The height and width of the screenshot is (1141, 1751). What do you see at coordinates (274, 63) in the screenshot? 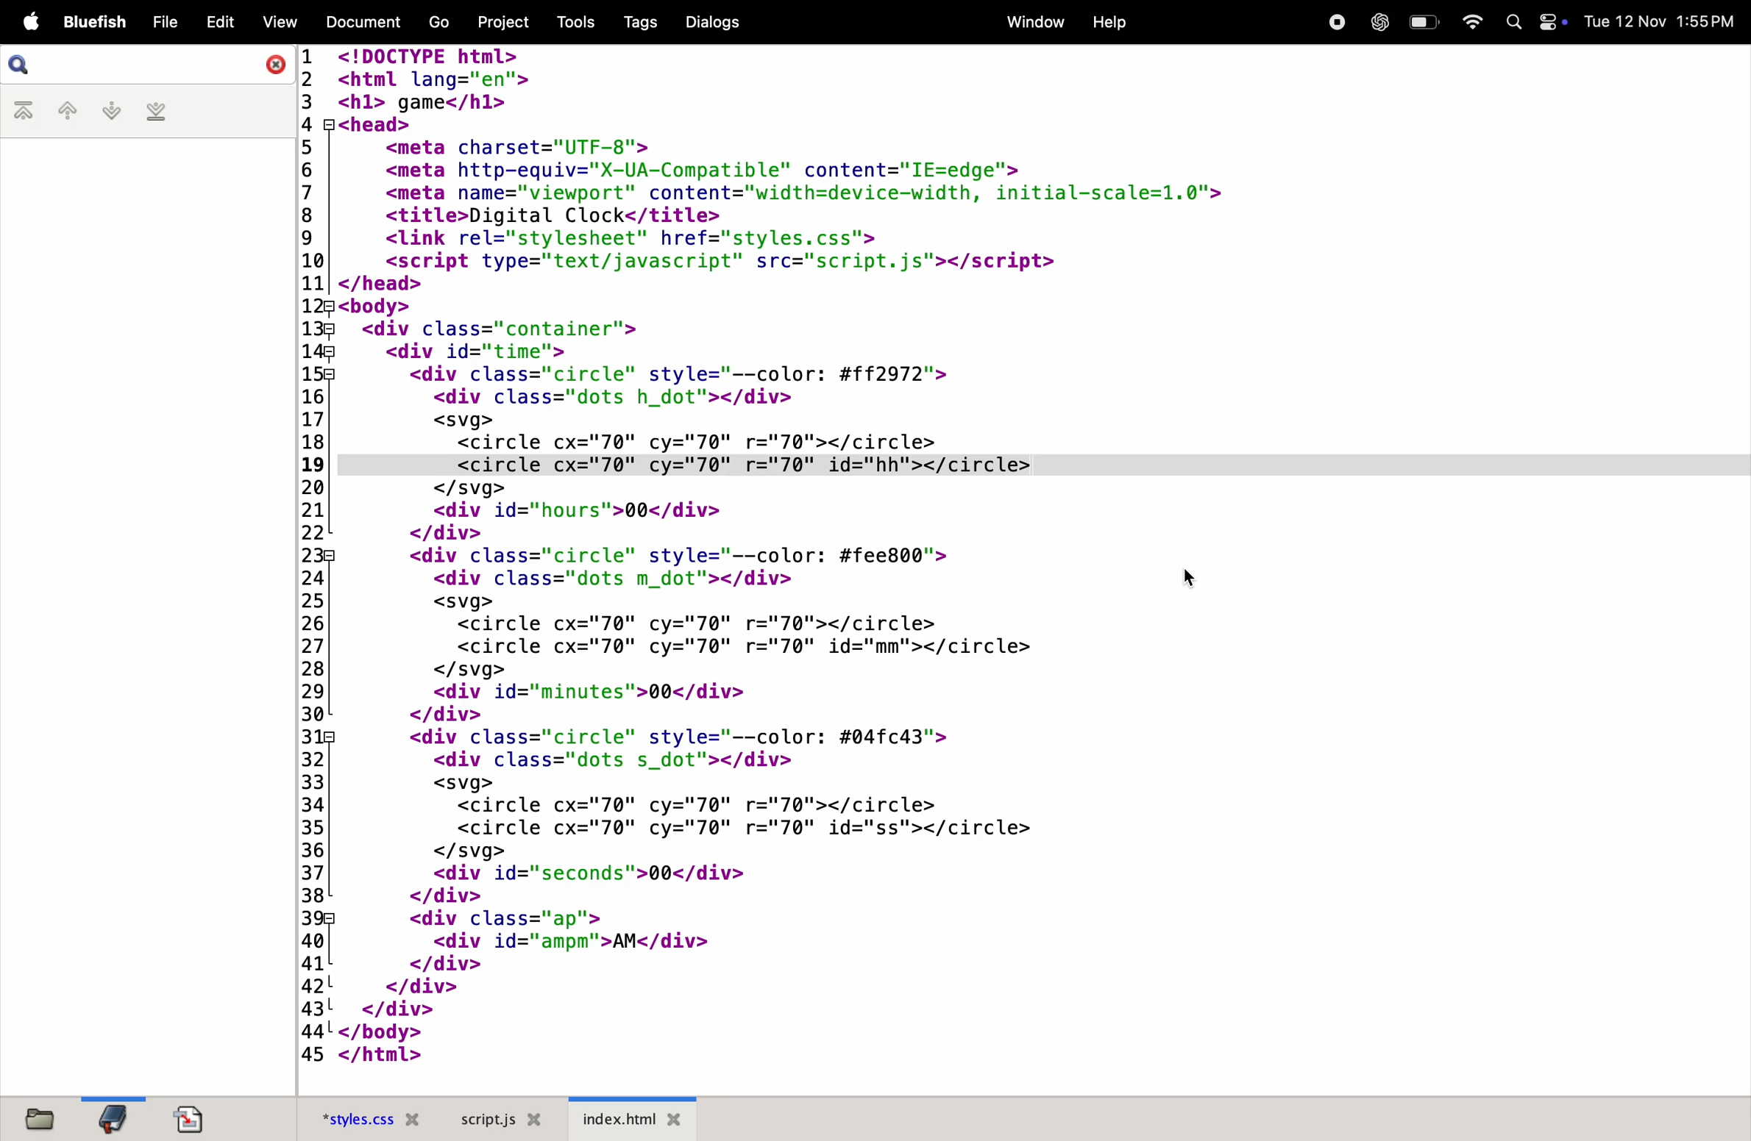
I see `close` at bounding box center [274, 63].